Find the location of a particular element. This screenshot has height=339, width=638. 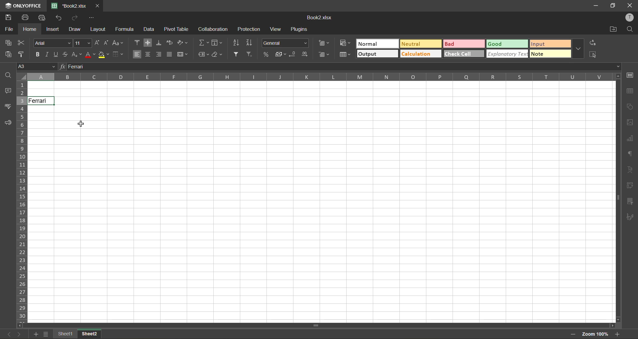

add sheet is located at coordinates (35, 334).